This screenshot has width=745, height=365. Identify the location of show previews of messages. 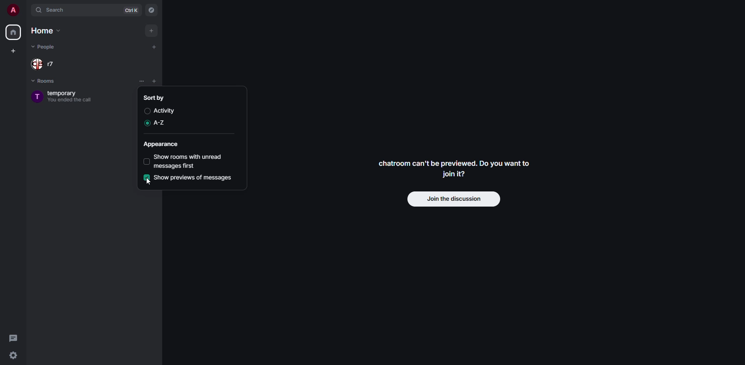
(195, 177).